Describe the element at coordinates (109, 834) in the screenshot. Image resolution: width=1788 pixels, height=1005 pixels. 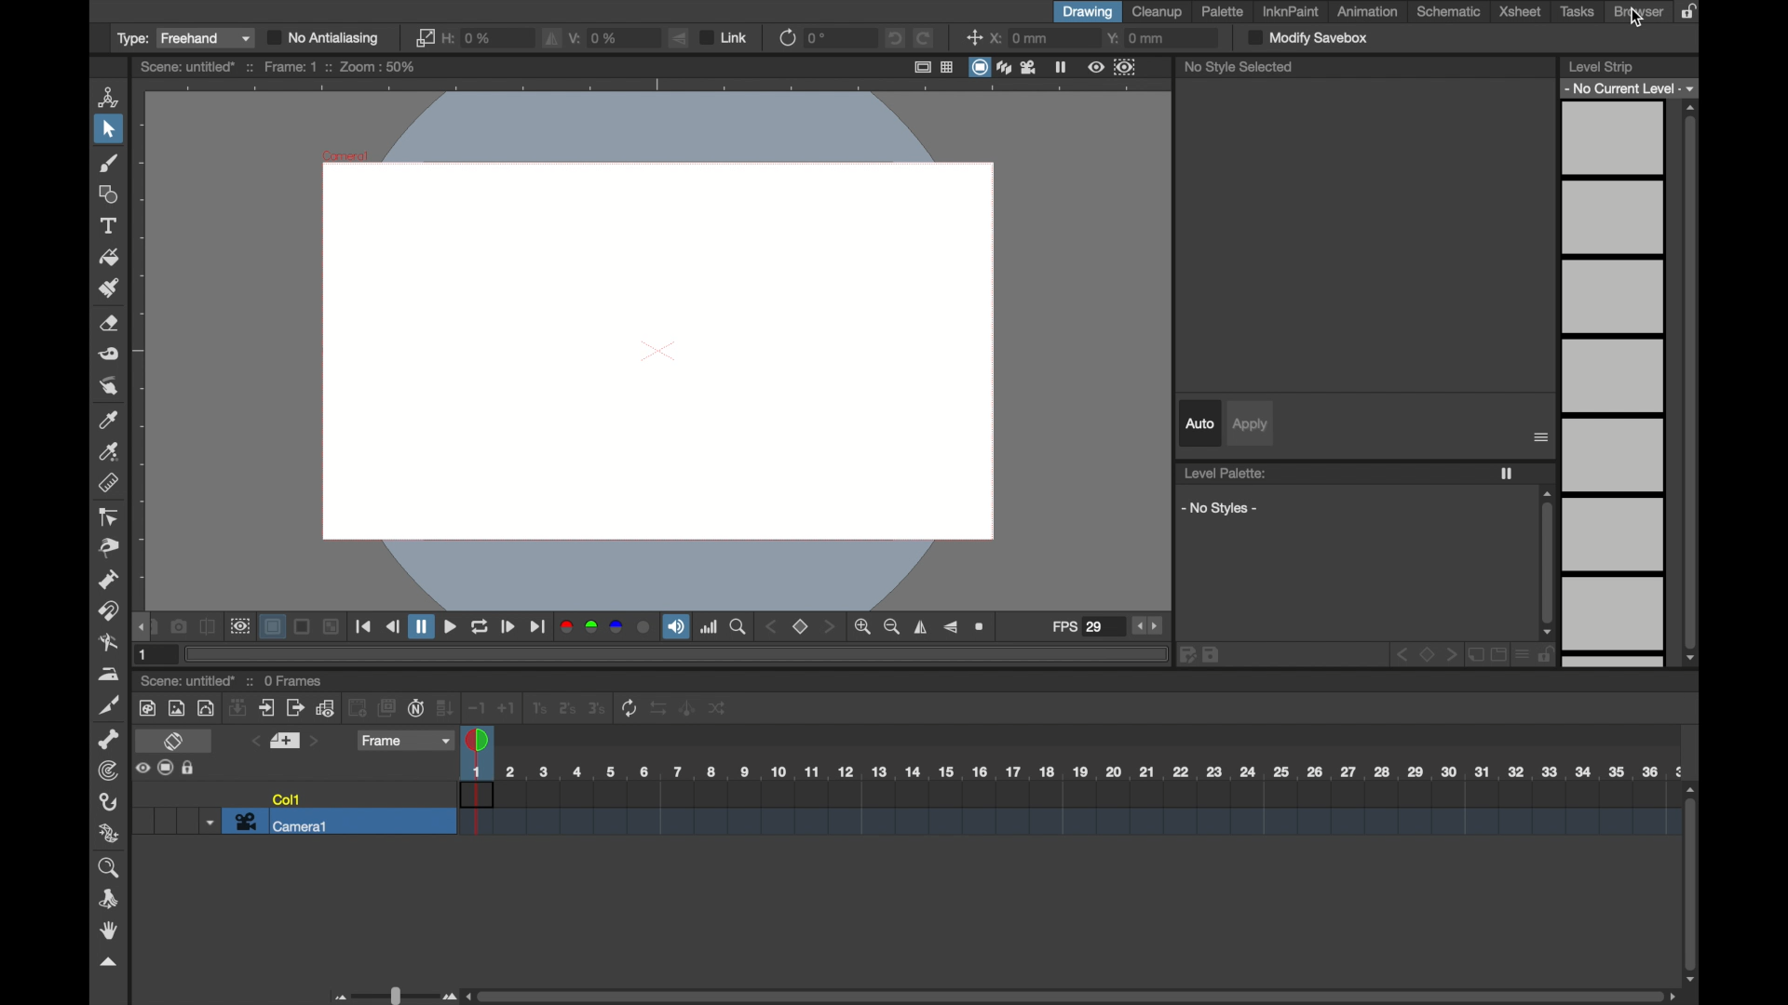
I see `plastic tool` at that location.